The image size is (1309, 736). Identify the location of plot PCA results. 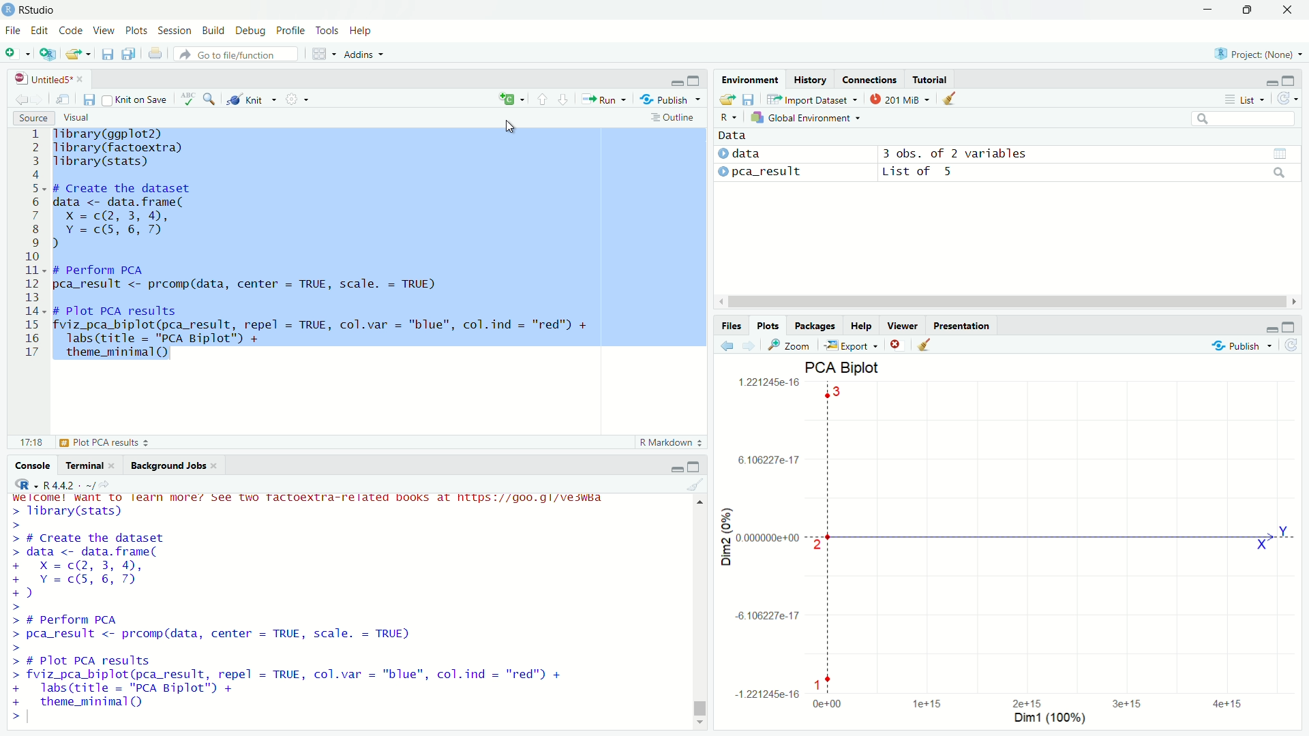
(80, 442).